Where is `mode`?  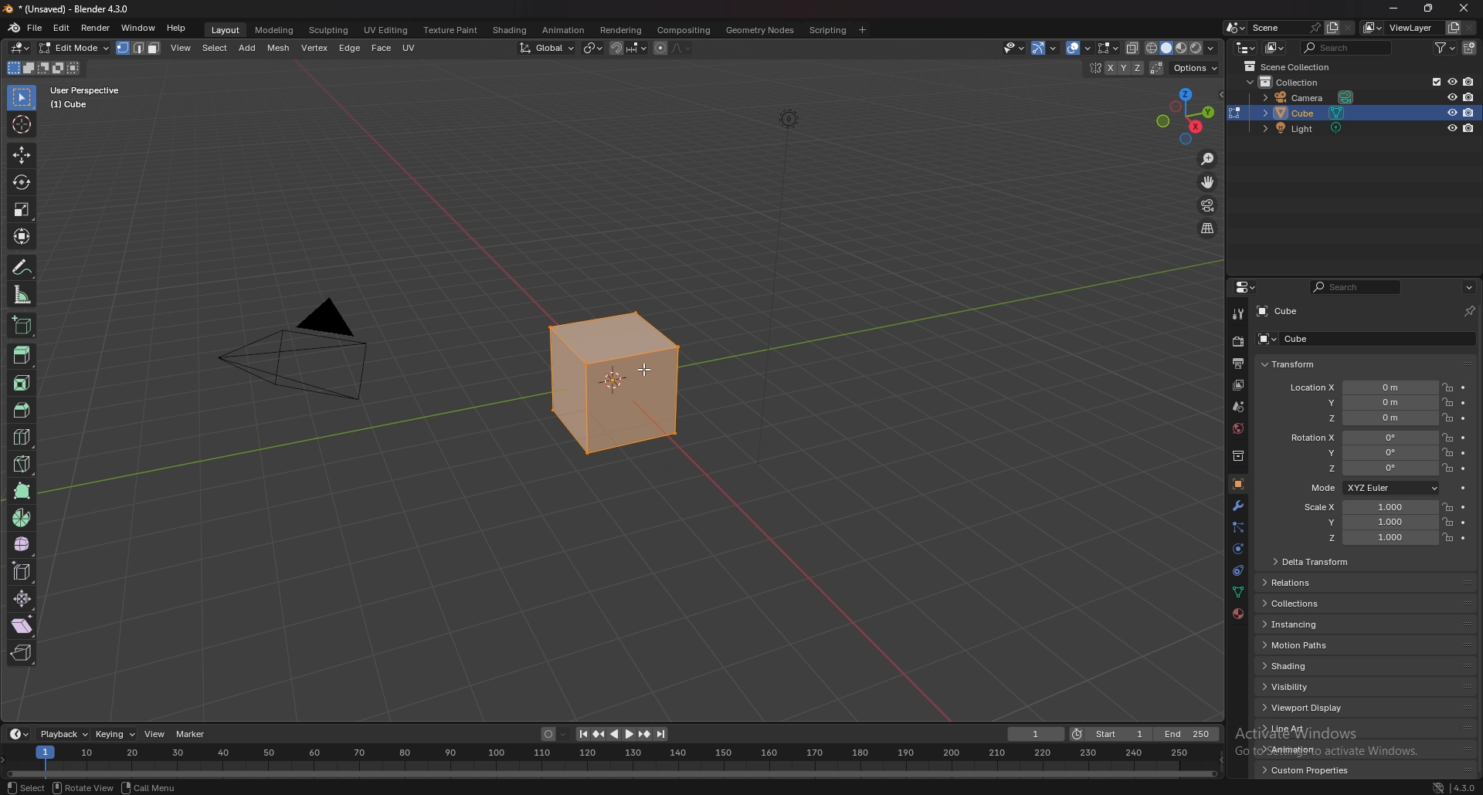
mode is located at coordinates (43, 66).